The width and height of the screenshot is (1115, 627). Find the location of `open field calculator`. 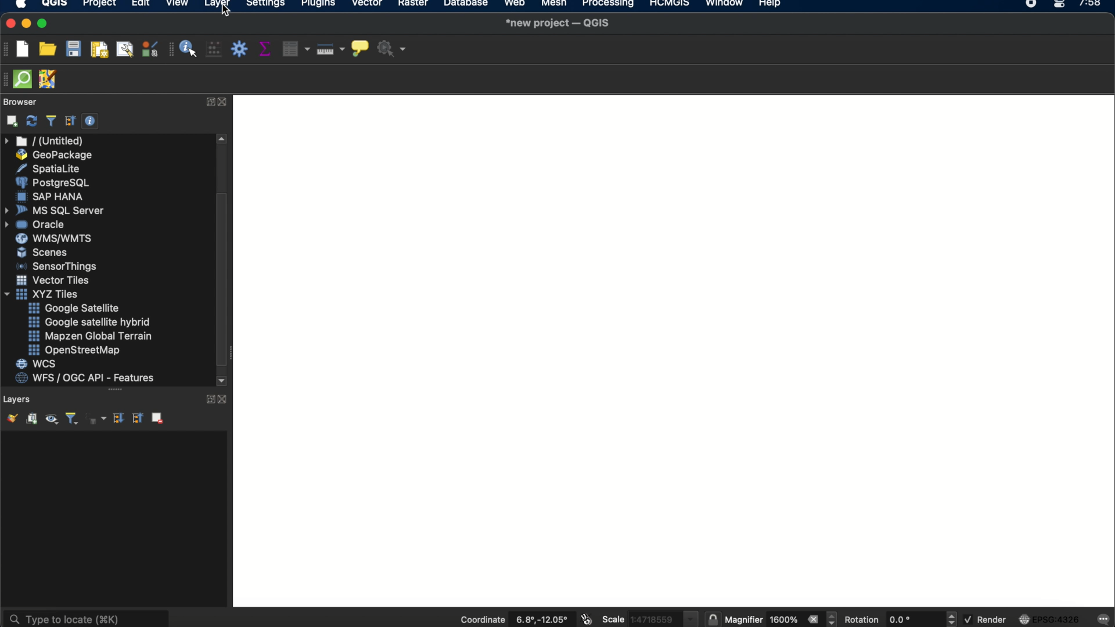

open field calculator is located at coordinates (213, 48).